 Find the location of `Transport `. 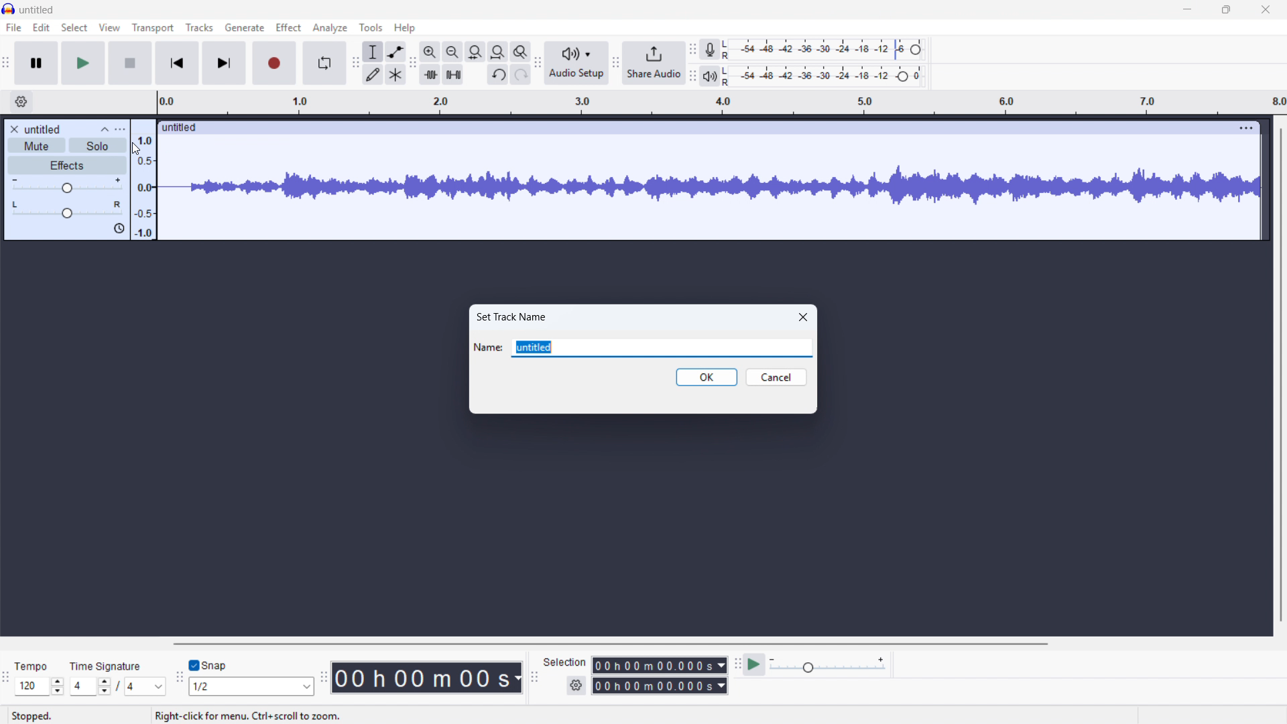

Transport  is located at coordinates (152, 28).